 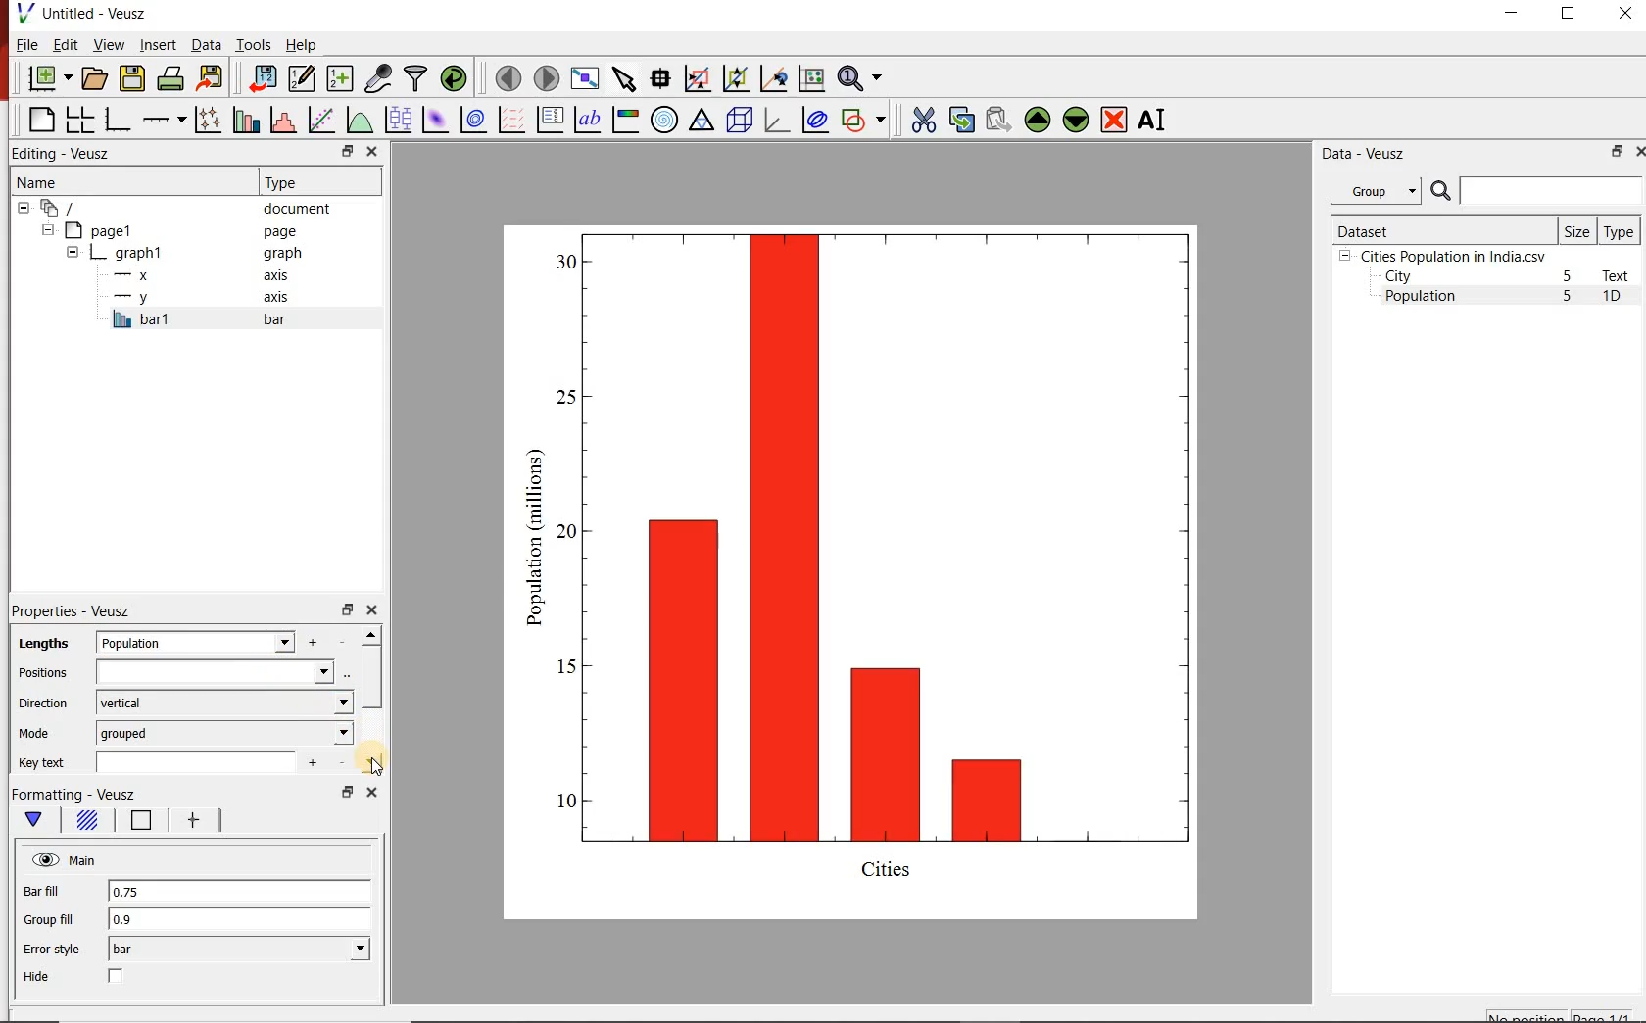 I want to click on Group datasets with property given, so click(x=1375, y=190).